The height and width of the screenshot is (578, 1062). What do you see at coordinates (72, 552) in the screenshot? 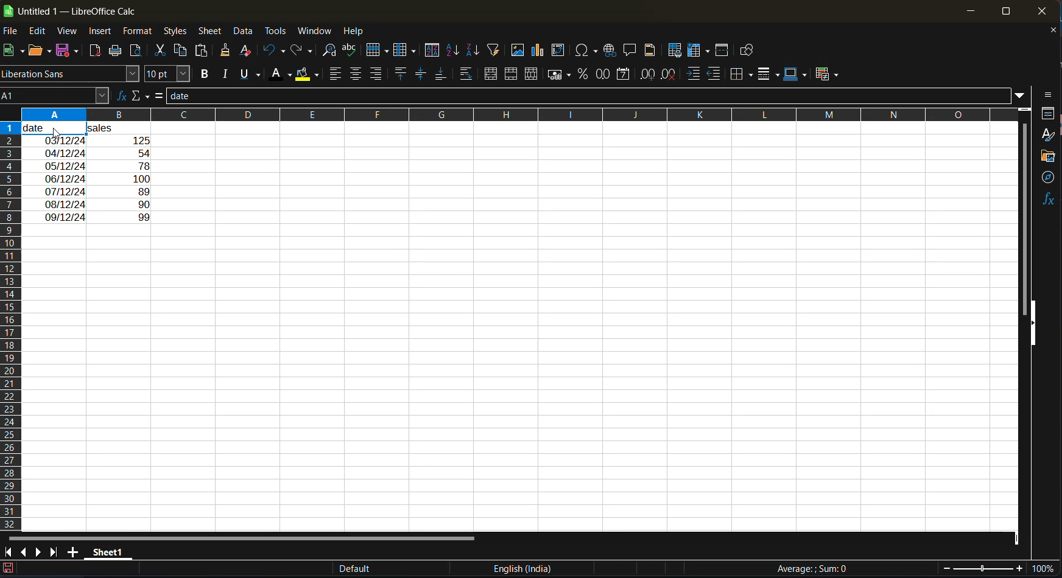
I see `add a new sheet` at bounding box center [72, 552].